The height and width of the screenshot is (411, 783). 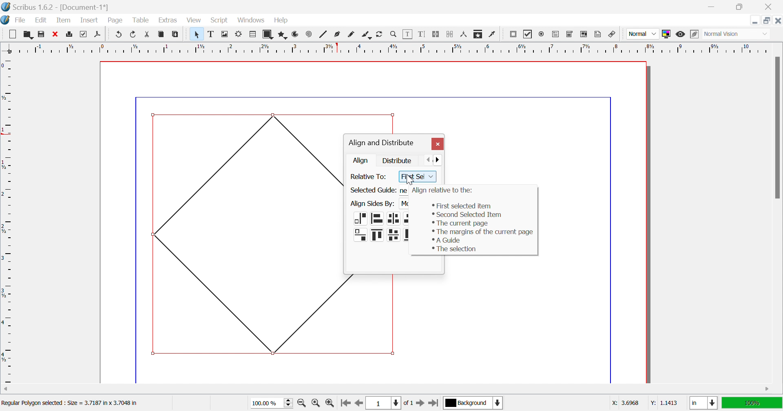 What do you see at coordinates (64, 20) in the screenshot?
I see `Item` at bounding box center [64, 20].